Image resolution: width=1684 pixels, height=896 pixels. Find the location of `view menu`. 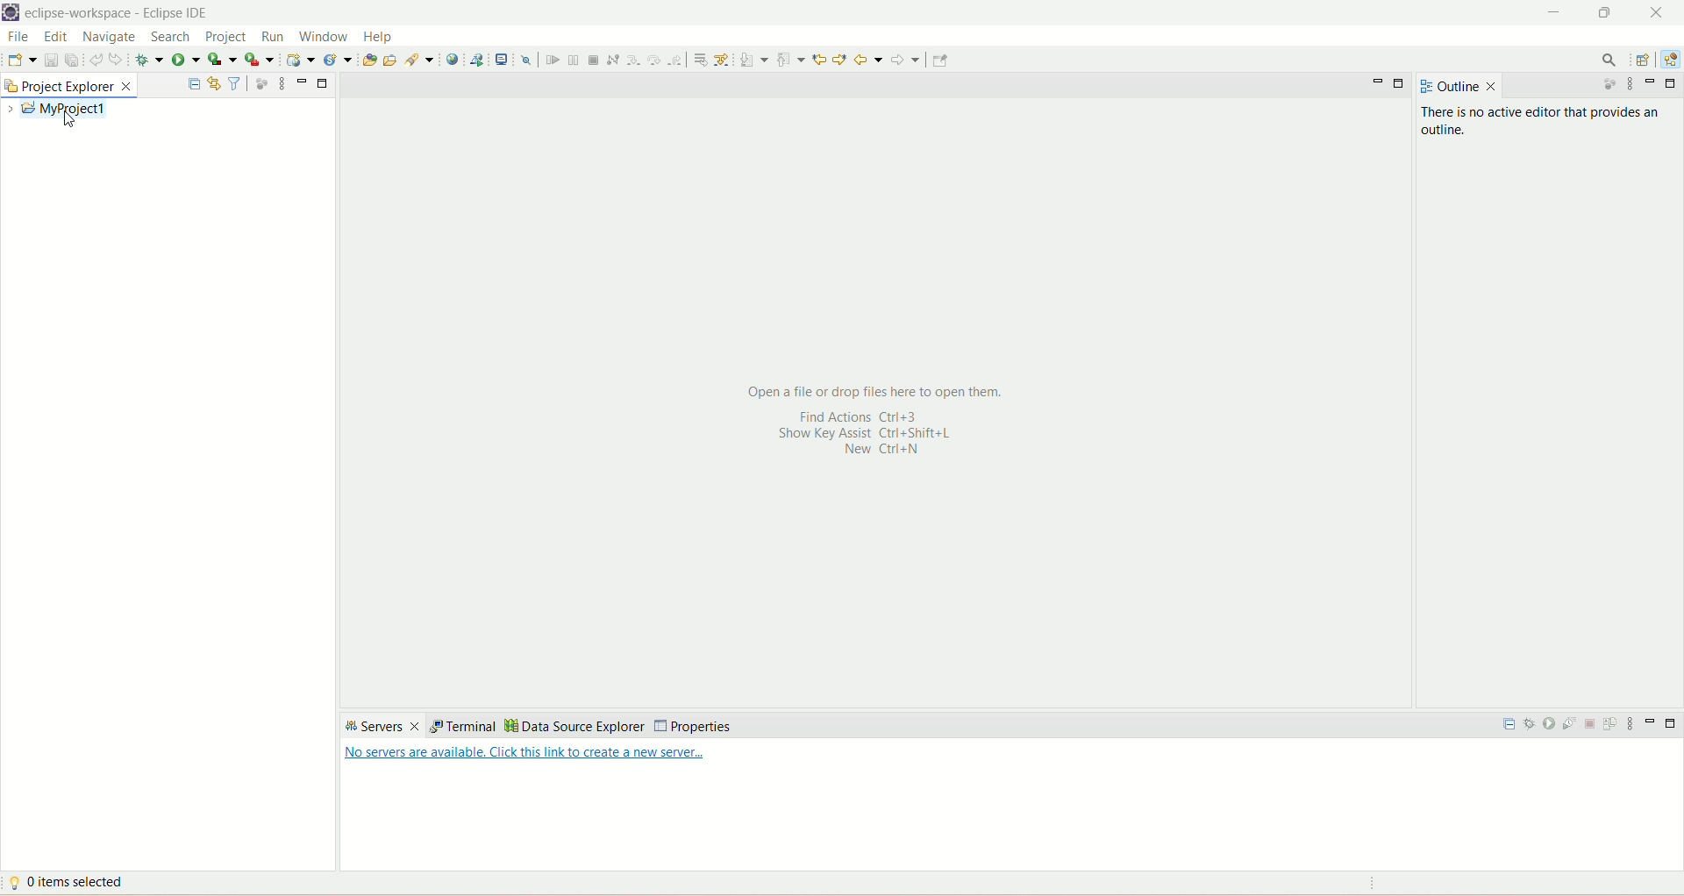

view menu is located at coordinates (1634, 724).